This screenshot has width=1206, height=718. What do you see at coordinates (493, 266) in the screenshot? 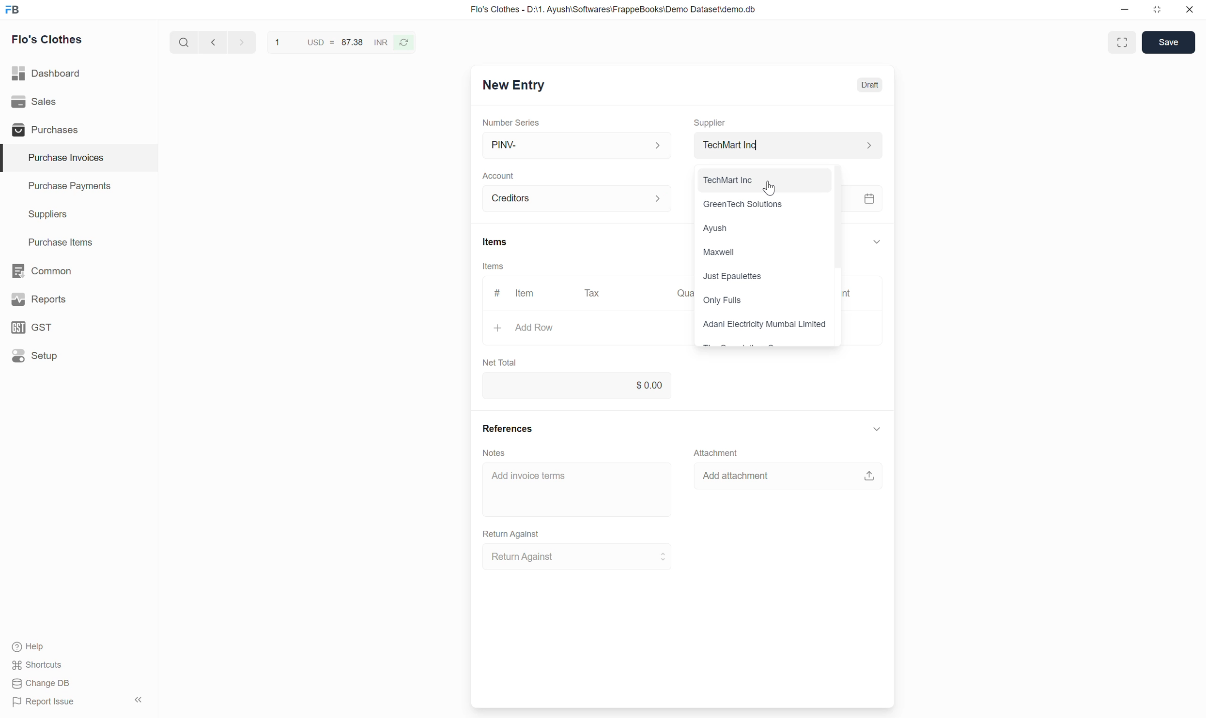
I see `Items` at bounding box center [493, 266].